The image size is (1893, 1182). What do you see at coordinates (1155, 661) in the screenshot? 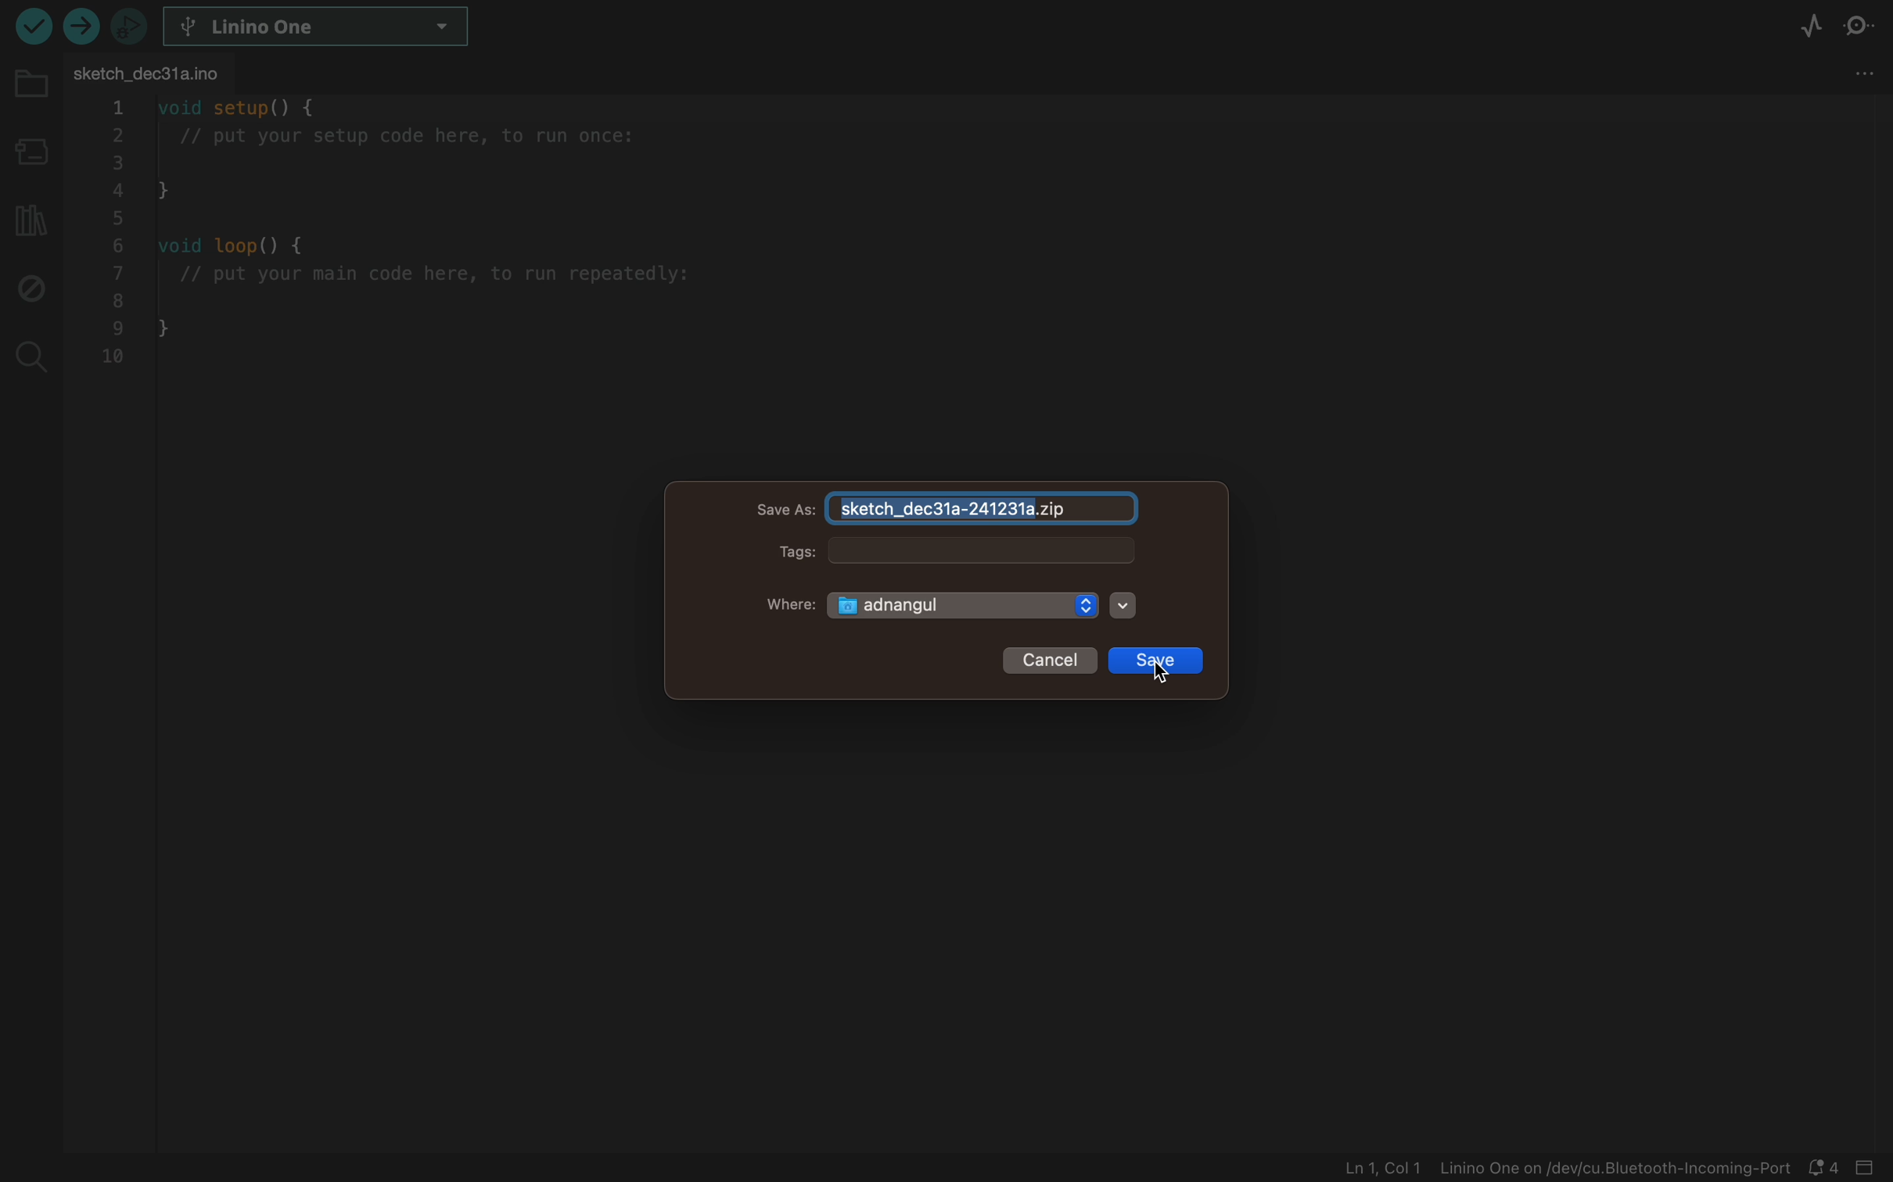
I see `save` at bounding box center [1155, 661].